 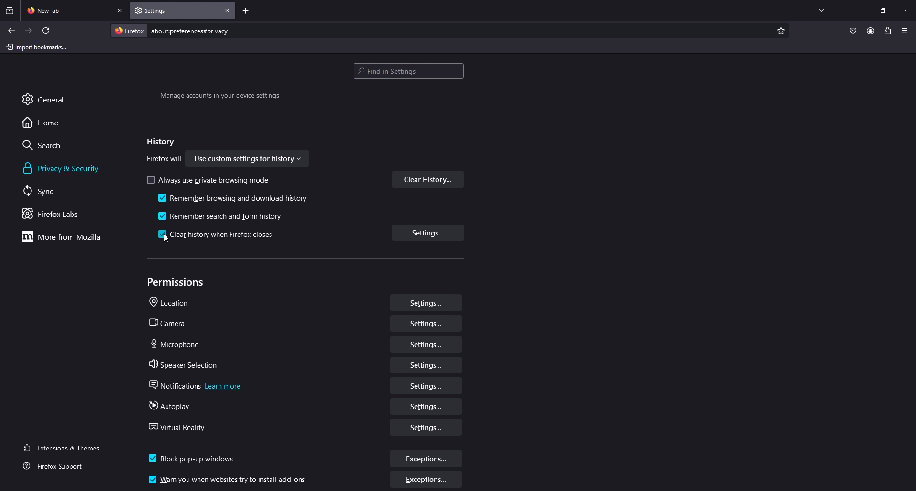 What do you see at coordinates (54, 99) in the screenshot?
I see `general` at bounding box center [54, 99].